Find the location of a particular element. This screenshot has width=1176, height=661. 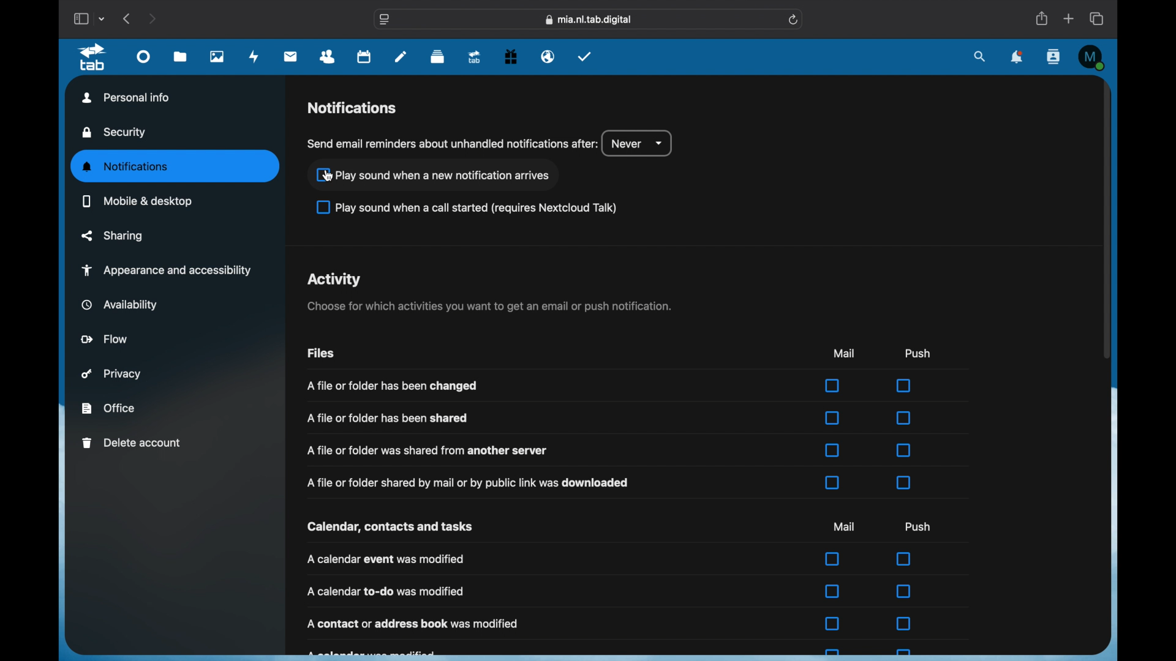

checkbox is located at coordinates (905, 482).